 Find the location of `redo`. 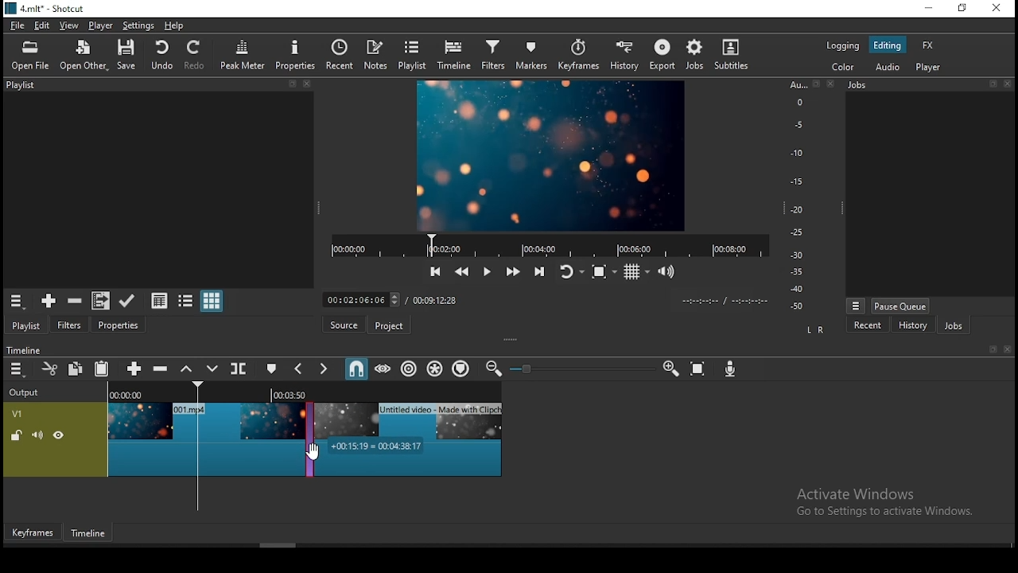

redo is located at coordinates (196, 55).